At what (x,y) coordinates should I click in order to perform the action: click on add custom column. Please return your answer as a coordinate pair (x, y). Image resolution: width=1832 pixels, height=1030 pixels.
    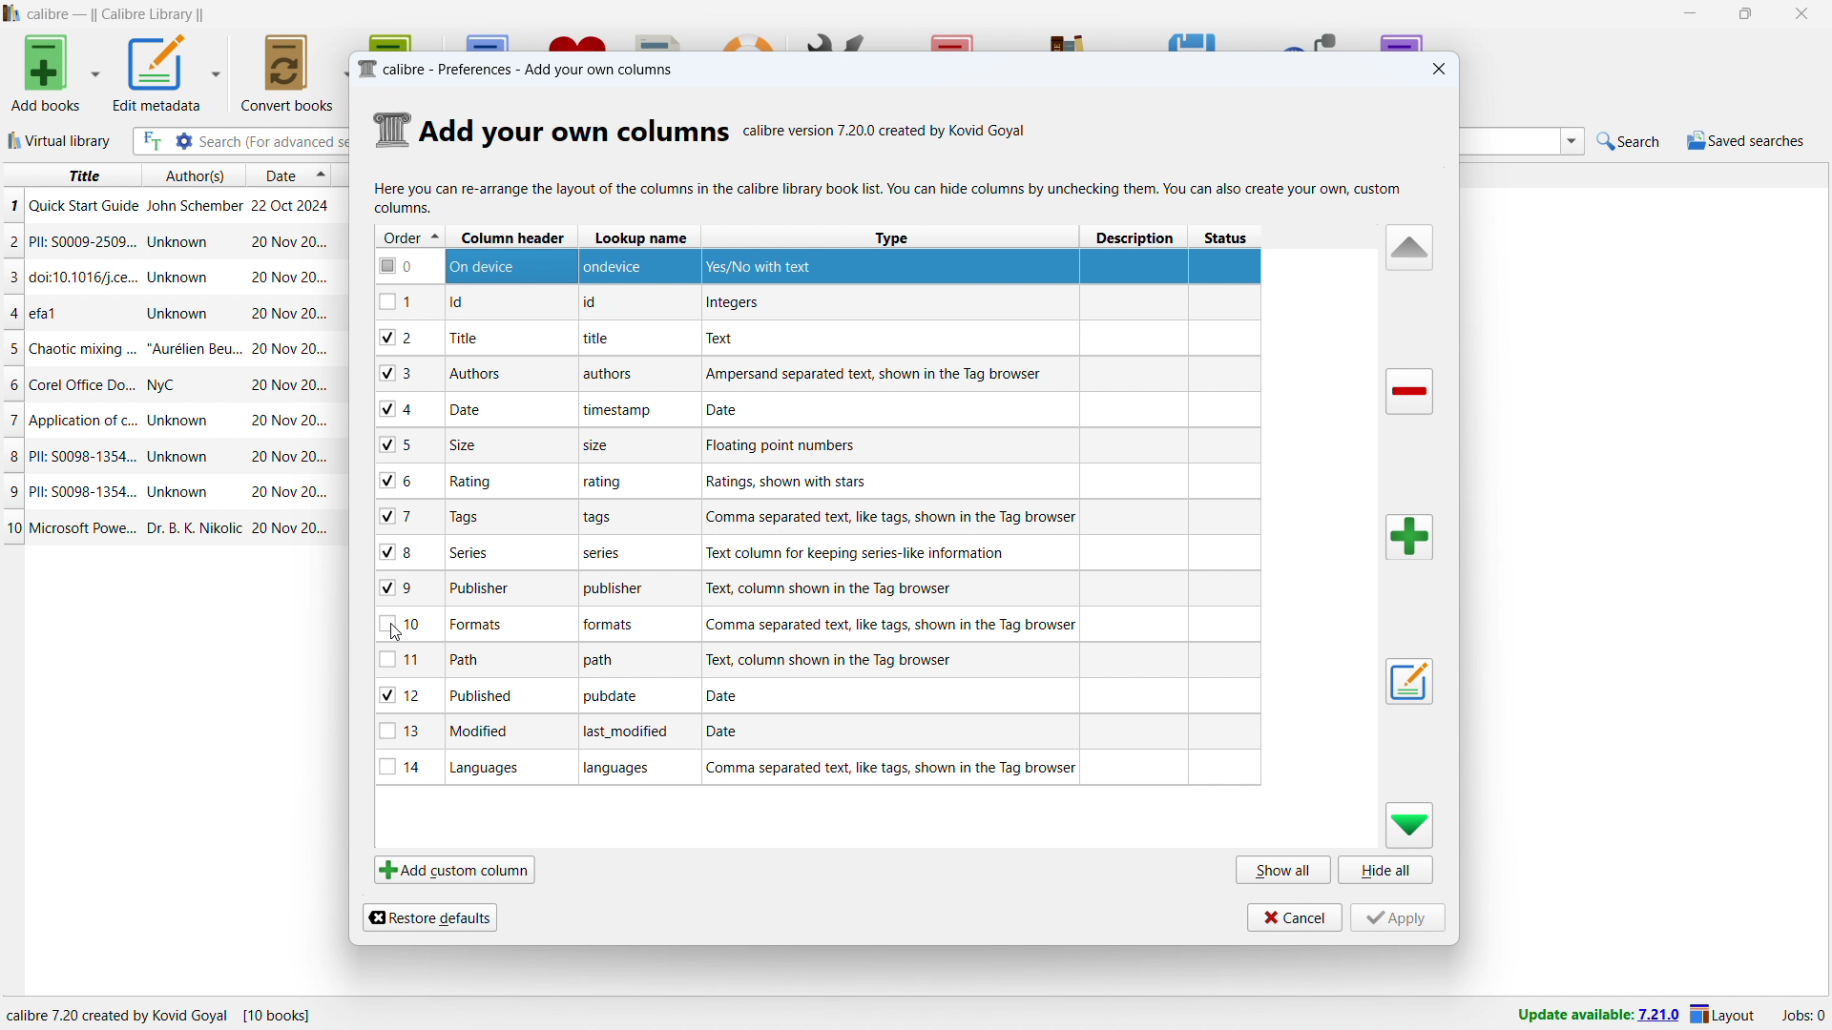
    Looking at the image, I should click on (455, 870).